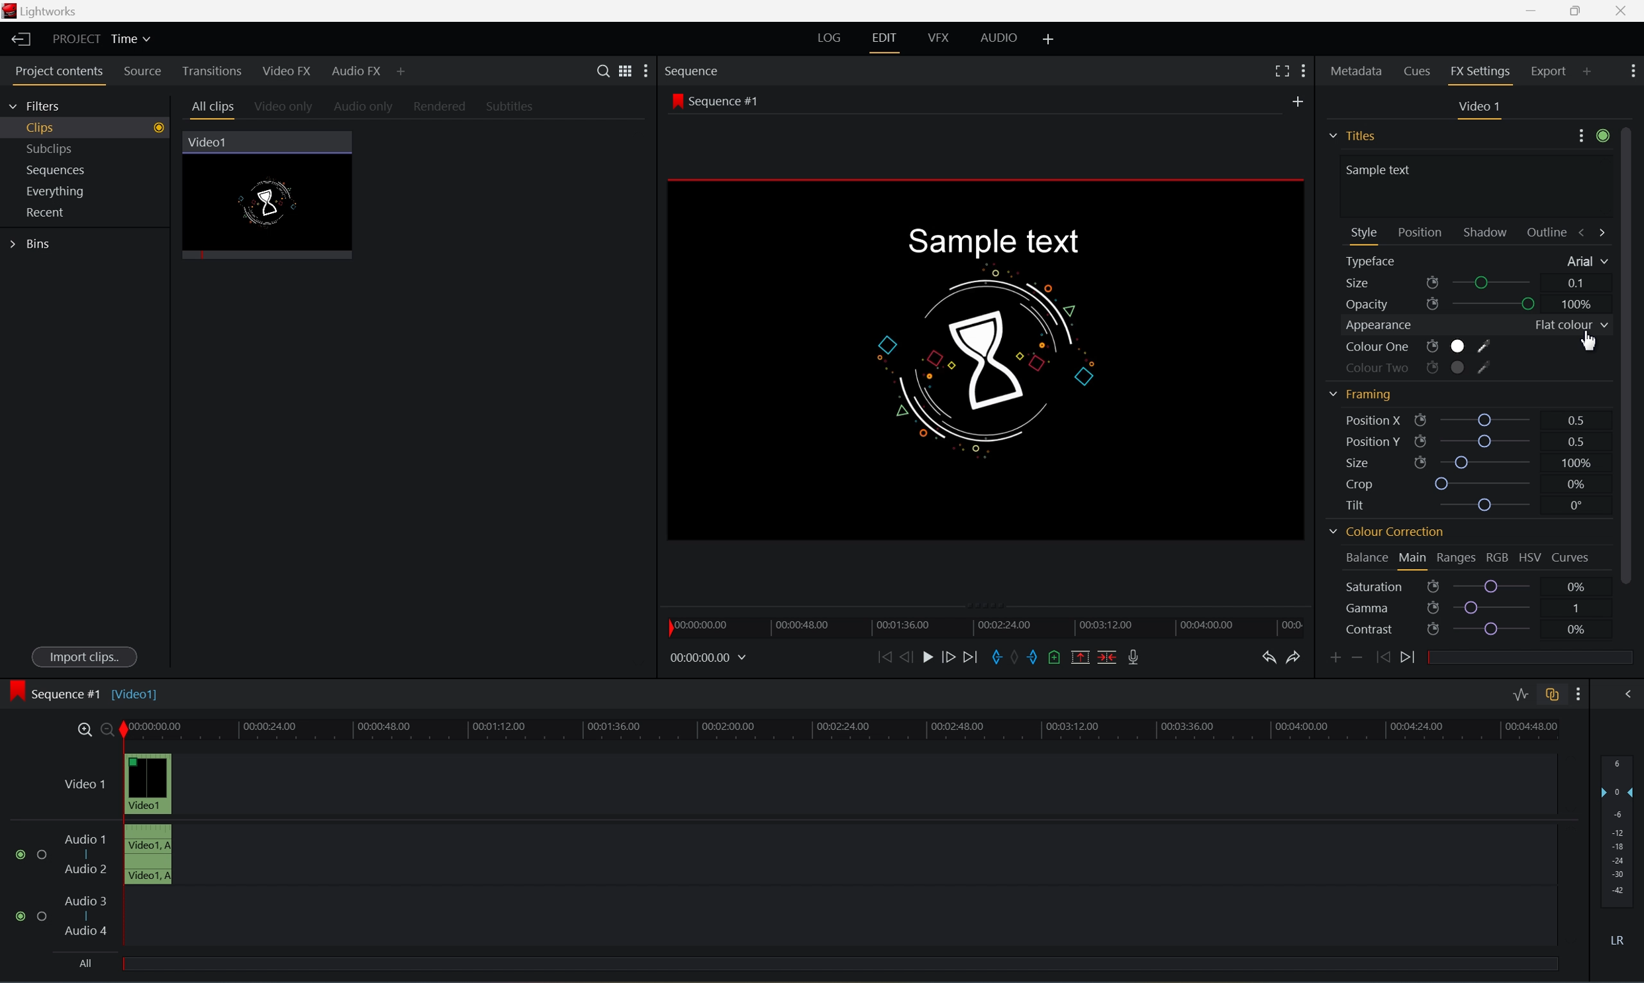  Describe the element at coordinates (83, 729) in the screenshot. I see `zoom in` at that location.